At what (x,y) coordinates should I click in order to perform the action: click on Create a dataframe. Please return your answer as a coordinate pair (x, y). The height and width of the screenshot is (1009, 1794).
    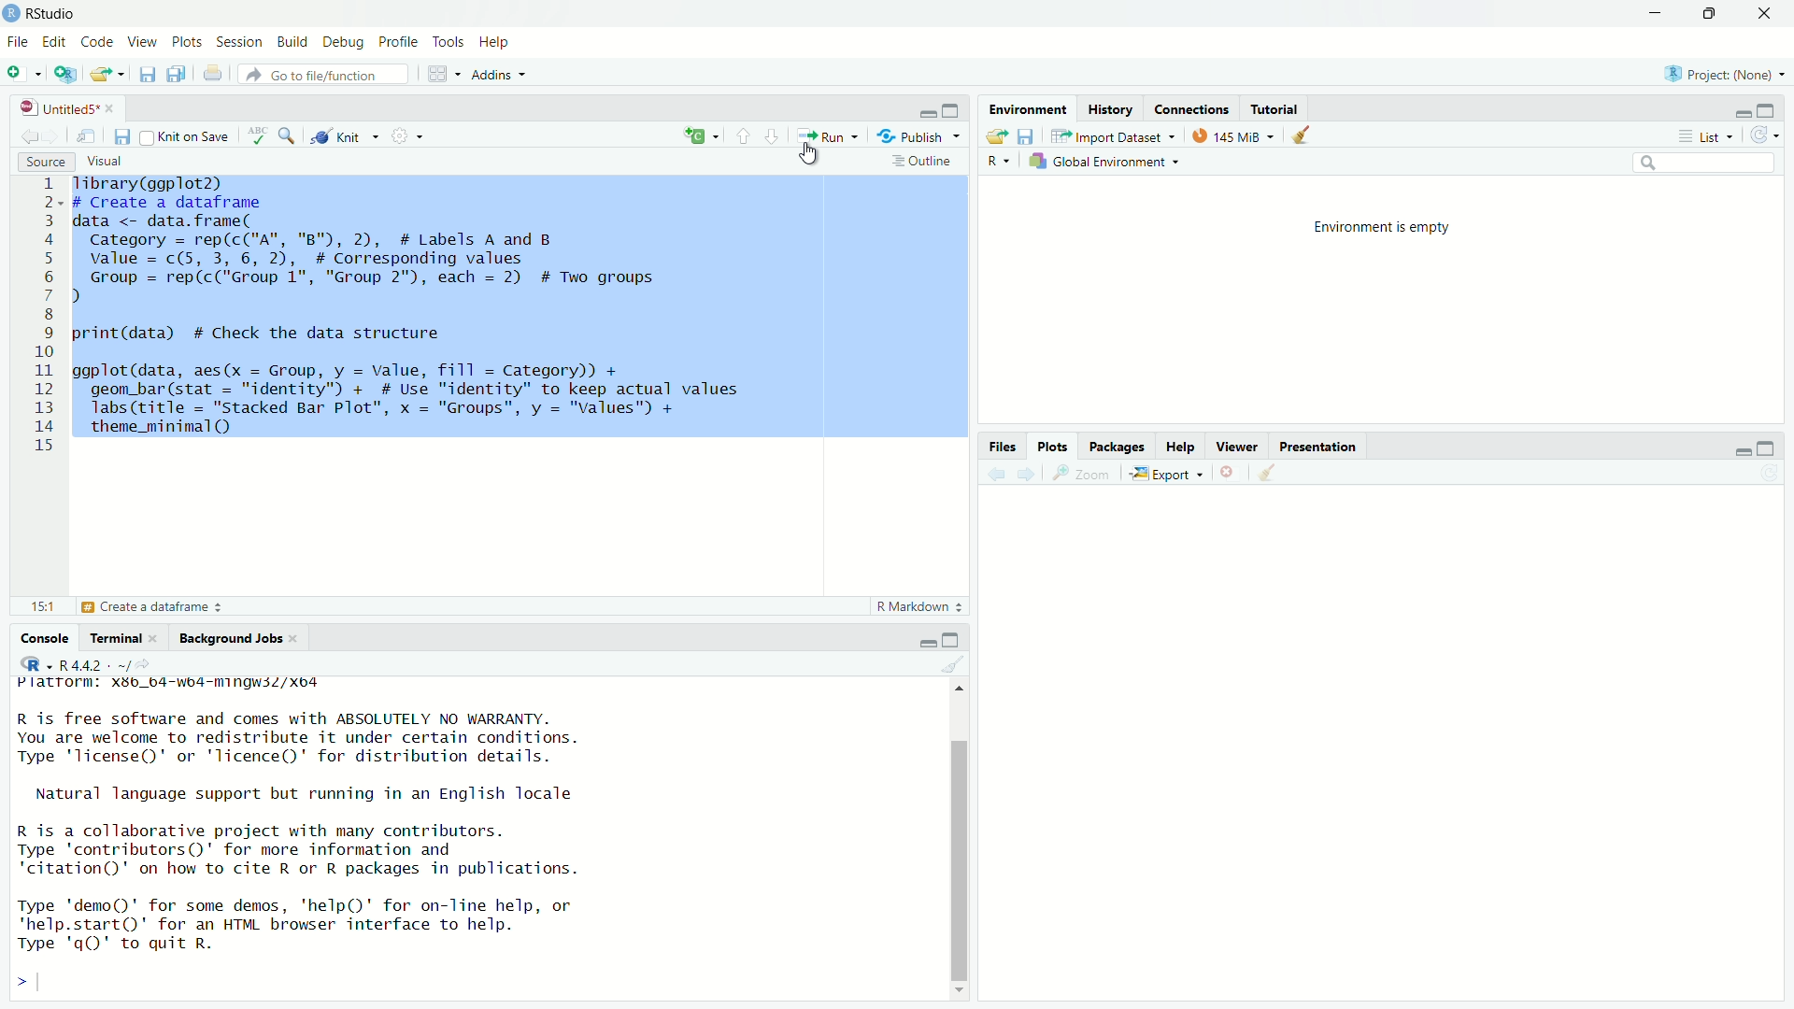
    Looking at the image, I should click on (150, 608).